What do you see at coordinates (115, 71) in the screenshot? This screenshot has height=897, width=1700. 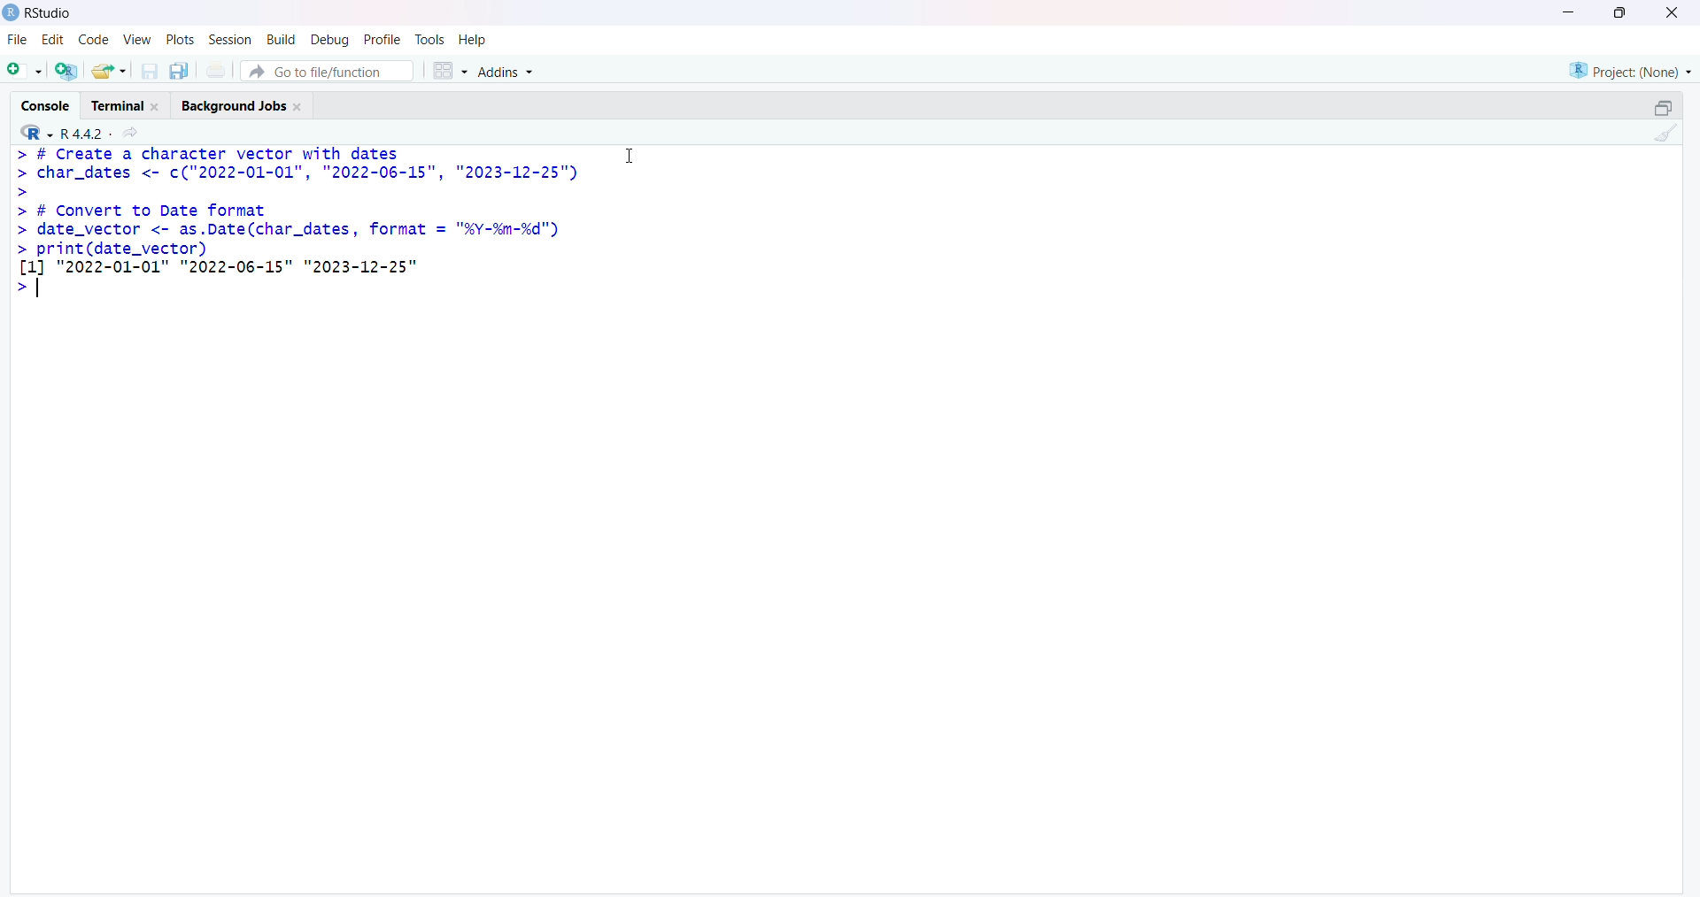 I see `Open an existing file (Ctrl + O)` at bounding box center [115, 71].